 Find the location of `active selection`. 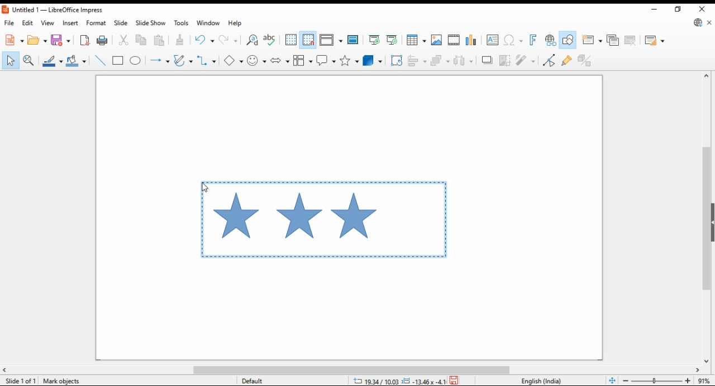

active selection is located at coordinates (322, 221).